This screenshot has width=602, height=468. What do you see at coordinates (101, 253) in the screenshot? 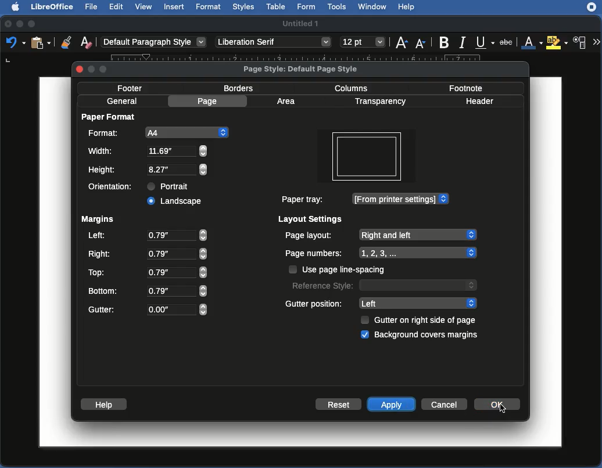
I see `Right` at bounding box center [101, 253].